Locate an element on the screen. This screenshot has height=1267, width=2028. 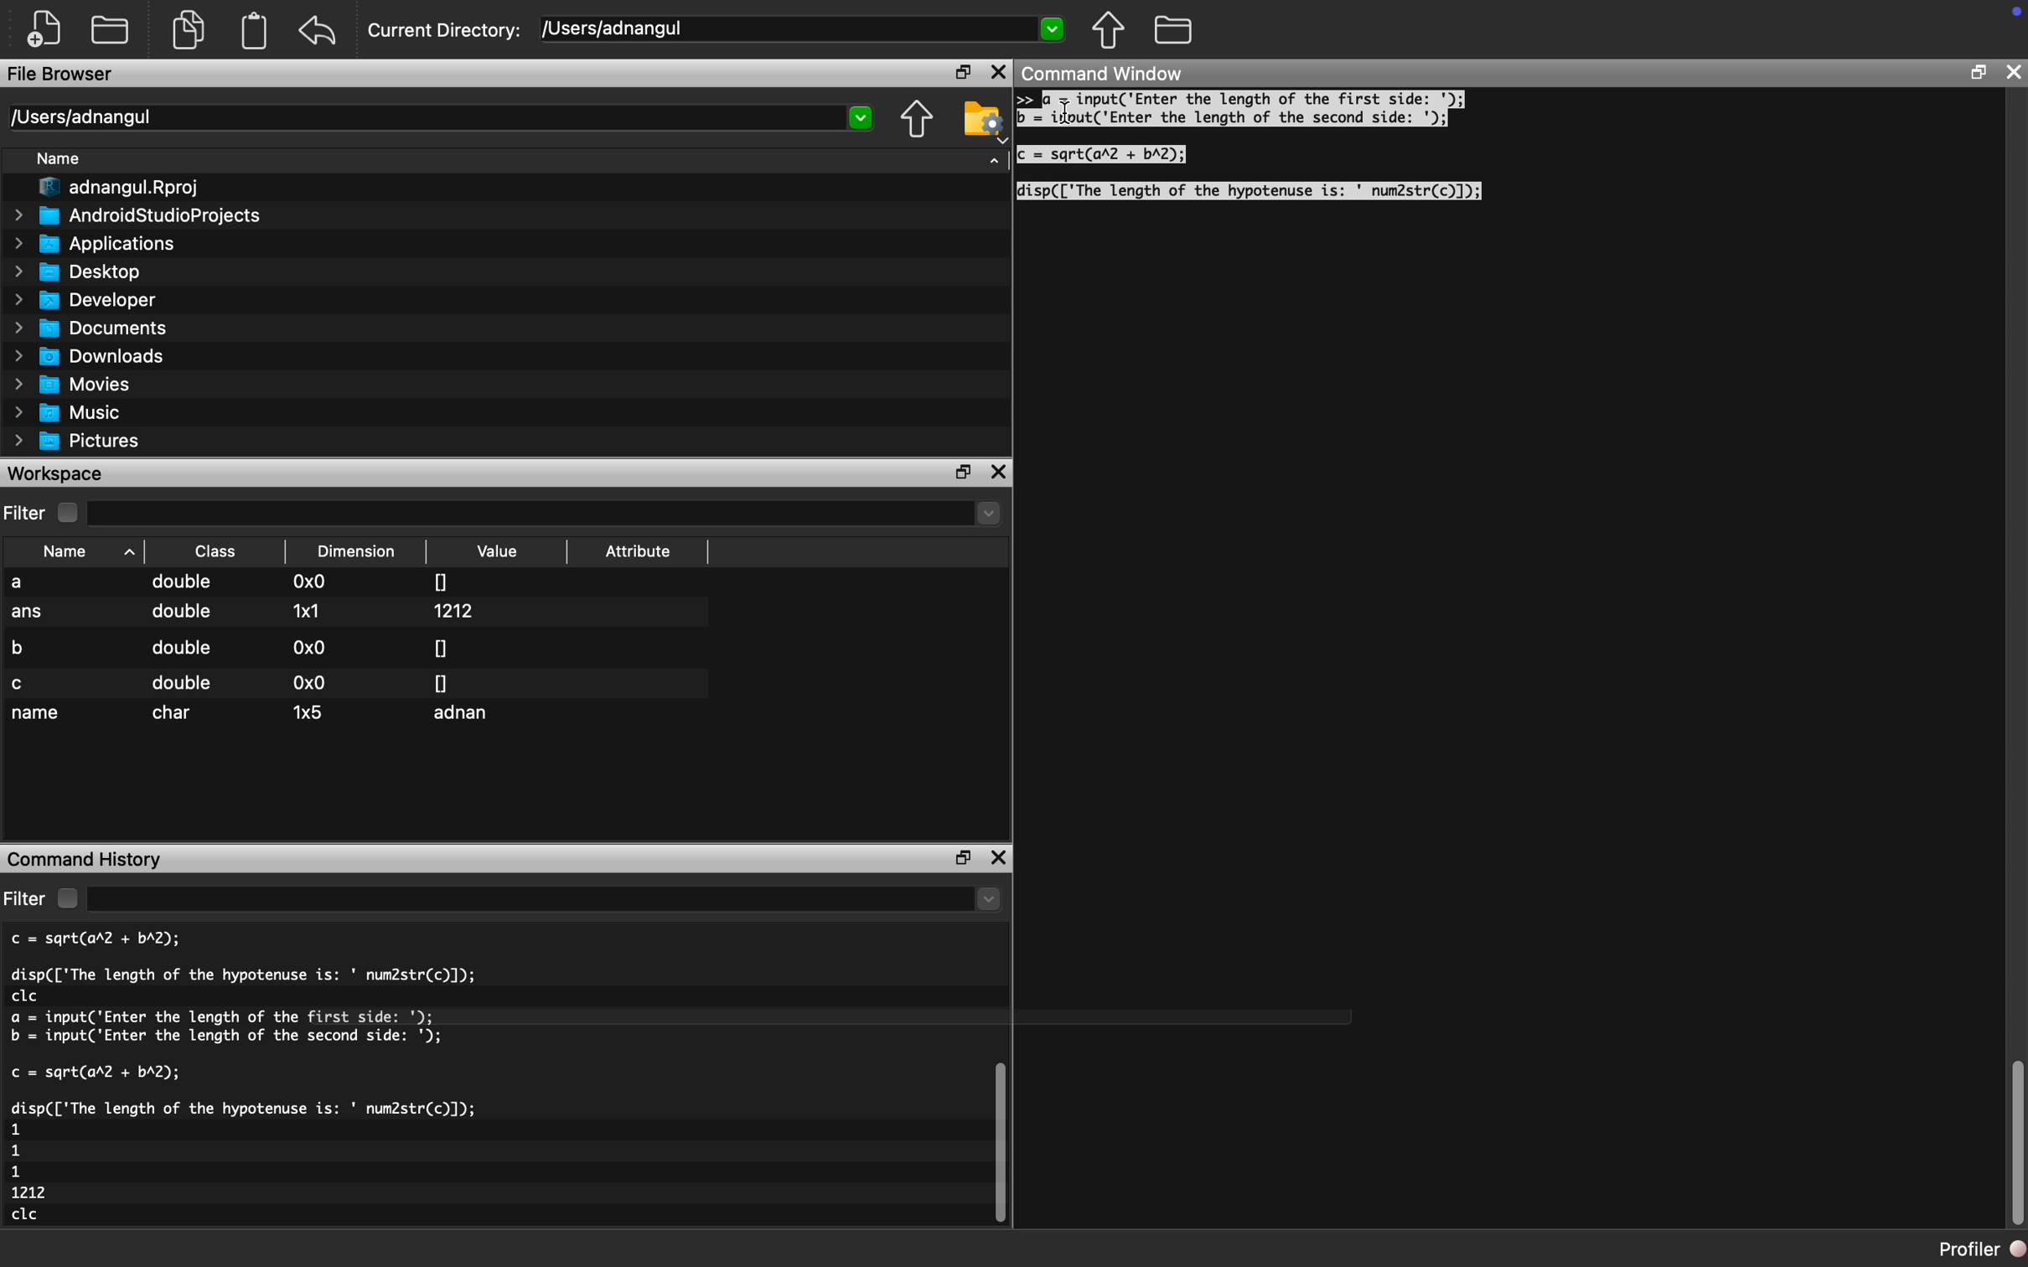
double is located at coordinates (184, 584).